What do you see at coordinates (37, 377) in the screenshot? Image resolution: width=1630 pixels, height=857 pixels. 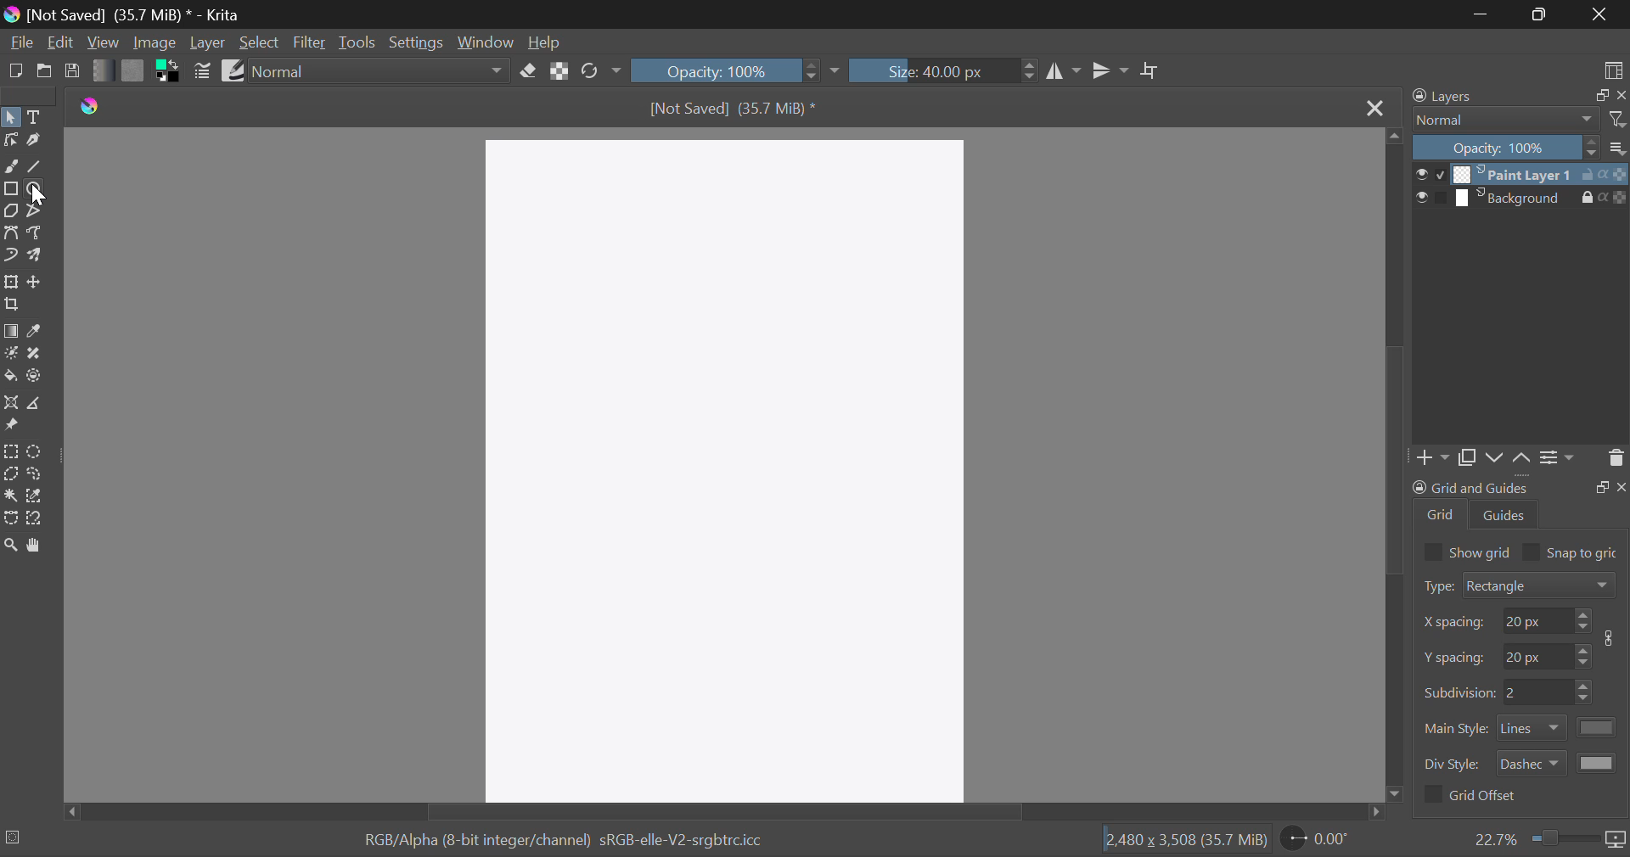 I see `Enclose and Fill` at bounding box center [37, 377].